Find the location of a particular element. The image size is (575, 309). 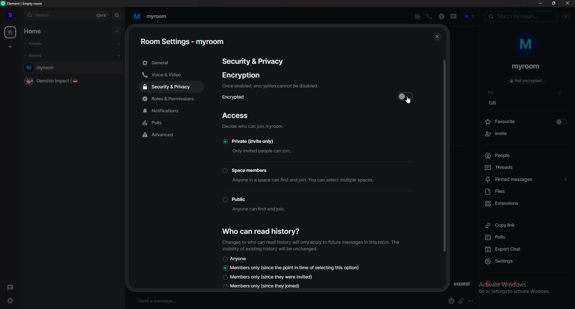

home is located at coordinates (10, 32).